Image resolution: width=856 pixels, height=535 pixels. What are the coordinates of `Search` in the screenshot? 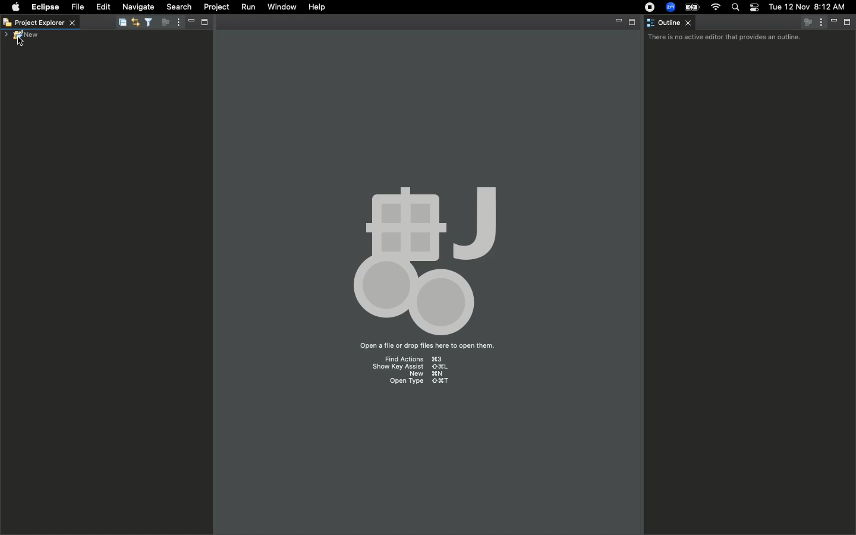 It's located at (737, 8).